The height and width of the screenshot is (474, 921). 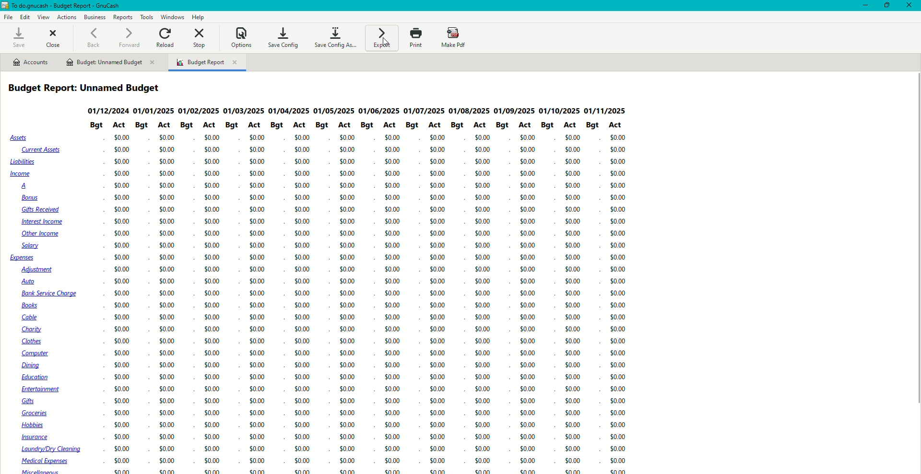 I want to click on 0.00, so click(x=167, y=174).